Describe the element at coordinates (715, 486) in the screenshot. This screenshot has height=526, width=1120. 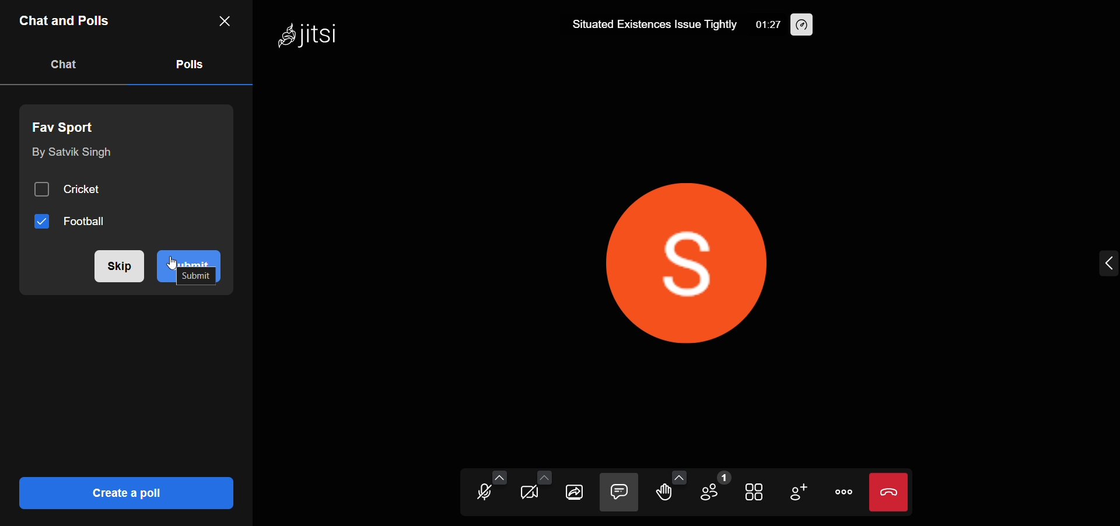
I see `participant` at that location.